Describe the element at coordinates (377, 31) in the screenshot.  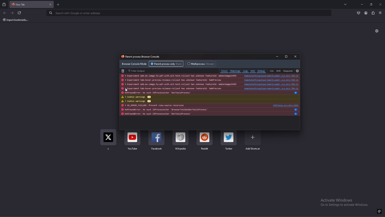
I see `customize` at that location.